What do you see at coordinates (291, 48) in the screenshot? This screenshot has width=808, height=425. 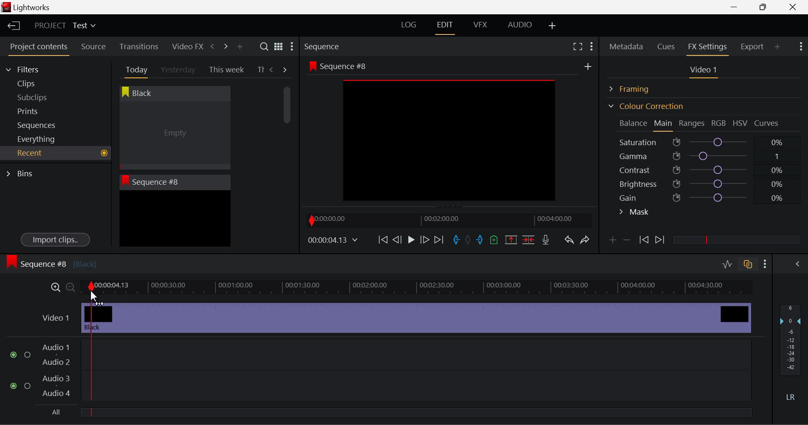 I see `Show Settings` at bounding box center [291, 48].